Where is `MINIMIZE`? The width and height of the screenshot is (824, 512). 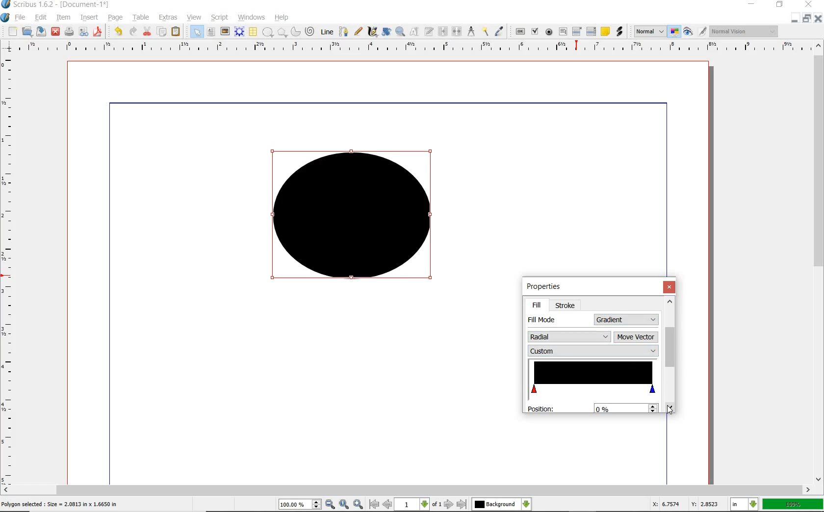 MINIMIZE is located at coordinates (752, 3).